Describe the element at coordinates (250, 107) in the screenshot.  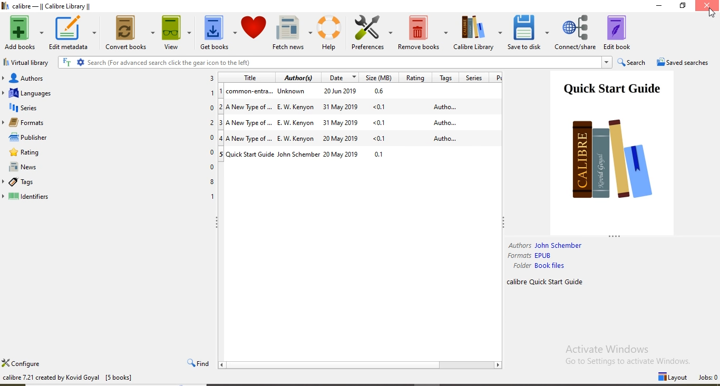
I see `A New Type of ....` at that location.